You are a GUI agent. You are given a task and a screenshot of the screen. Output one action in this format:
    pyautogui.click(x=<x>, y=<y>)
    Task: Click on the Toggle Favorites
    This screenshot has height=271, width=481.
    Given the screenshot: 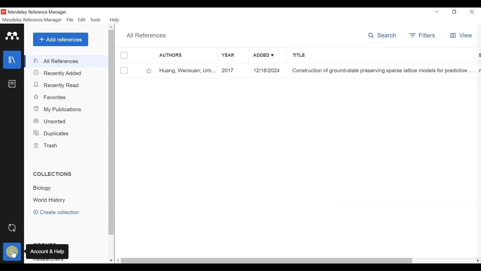 What is the action you would take?
    pyautogui.click(x=149, y=71)
    